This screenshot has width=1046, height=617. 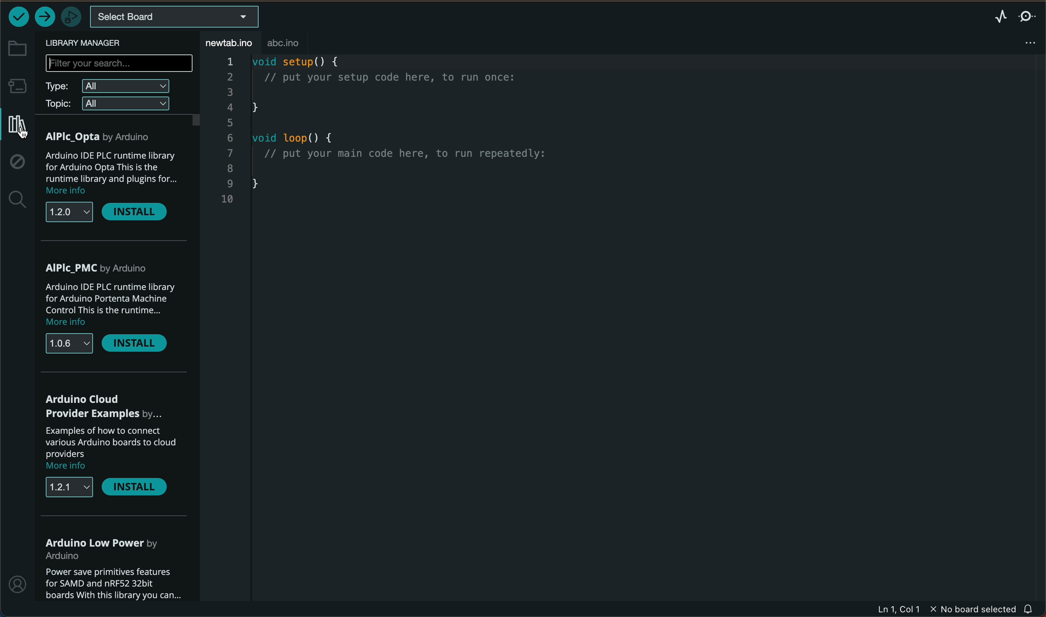 What do you see at coordinates (19, 583) in the screenshot?
I see `profile` at bounding box center [19, 583].